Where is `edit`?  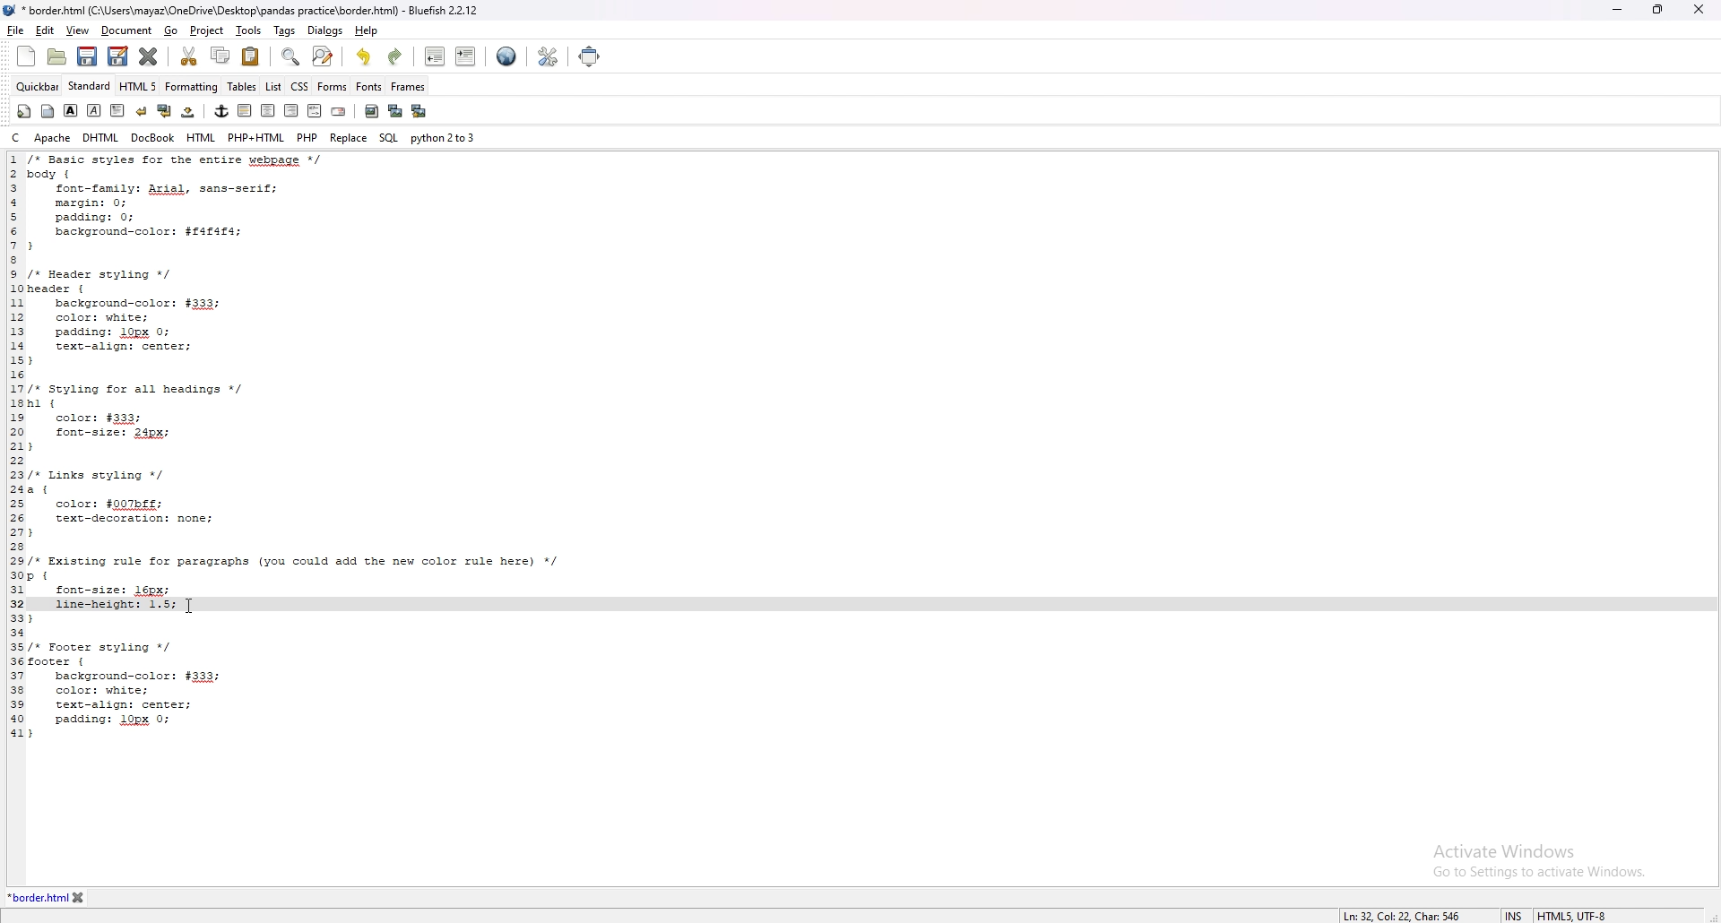 edit is located at coordinates (46, 30).